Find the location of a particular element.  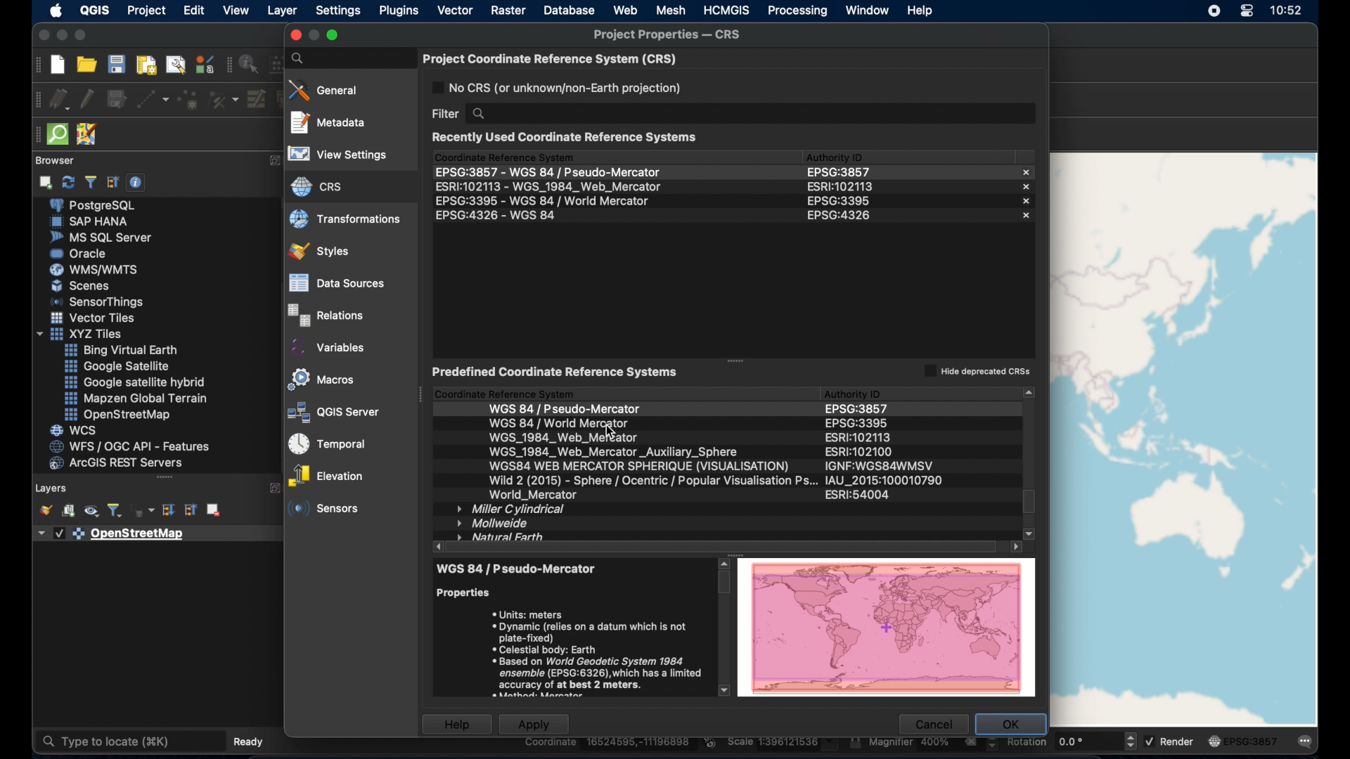

mollweide is located at coordinates (495, 522).